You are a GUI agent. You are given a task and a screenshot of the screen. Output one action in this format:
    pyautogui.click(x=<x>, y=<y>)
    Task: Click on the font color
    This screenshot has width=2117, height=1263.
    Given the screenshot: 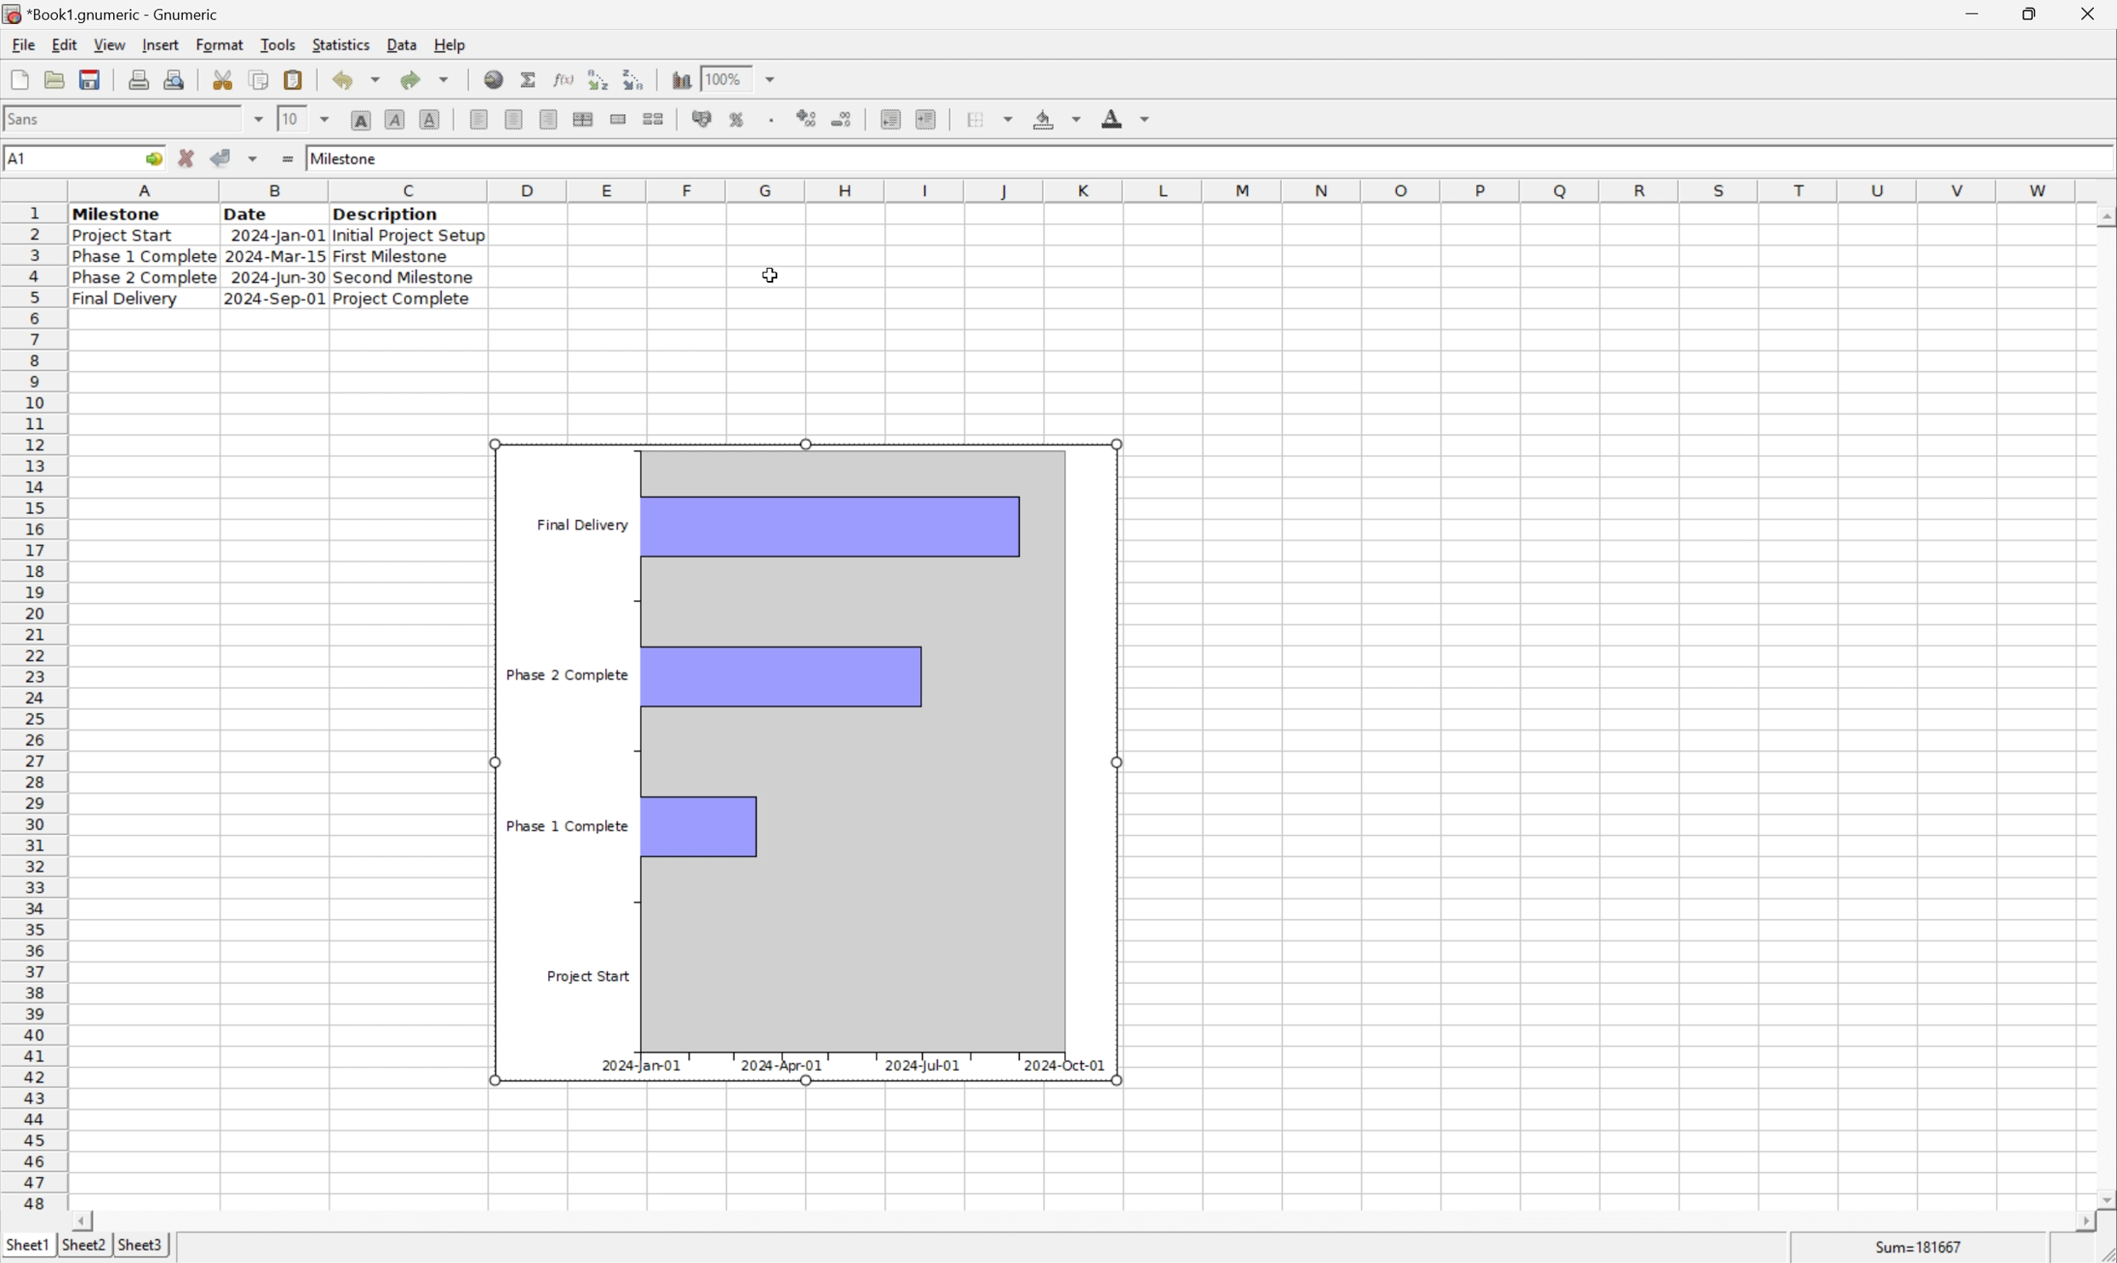 What is the action you would take?
    pyautogui.click(x=1126, y=117)
    